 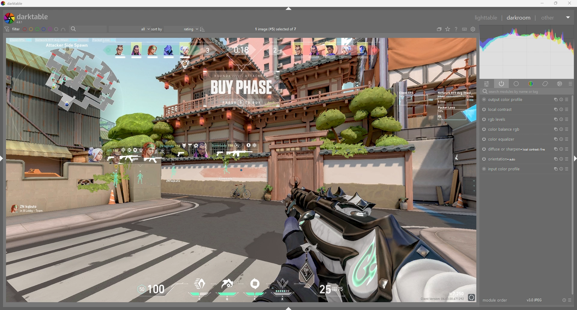 What do you see at coordinates (566, 149) in the screenshot?
I see `presets` at bounding box center [566, 149].